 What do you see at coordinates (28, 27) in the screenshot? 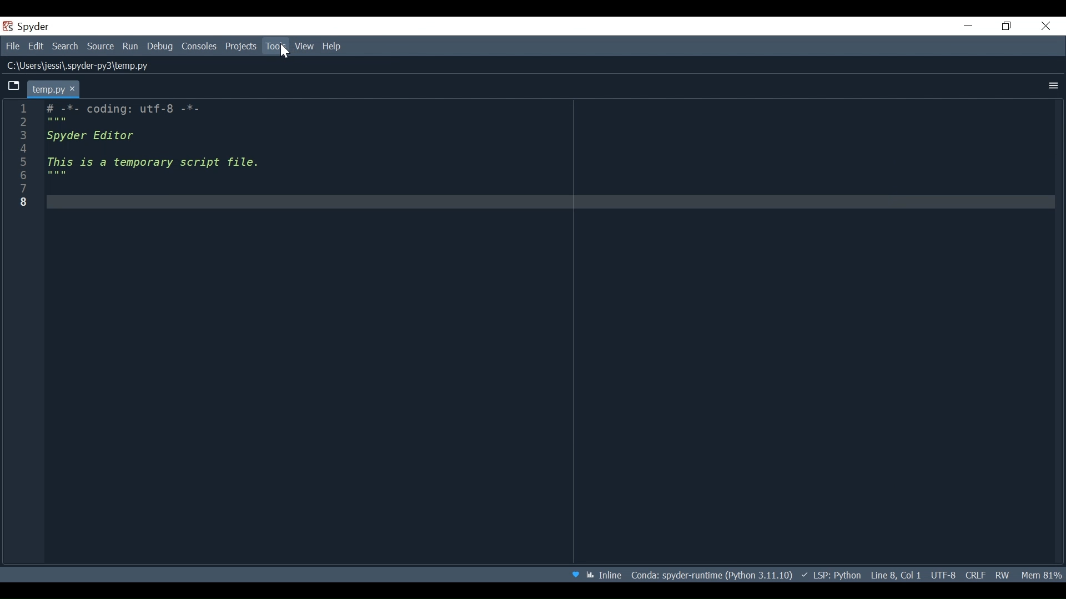
I see `Spyder Desktop Icon` at bounding box center [28, 27].